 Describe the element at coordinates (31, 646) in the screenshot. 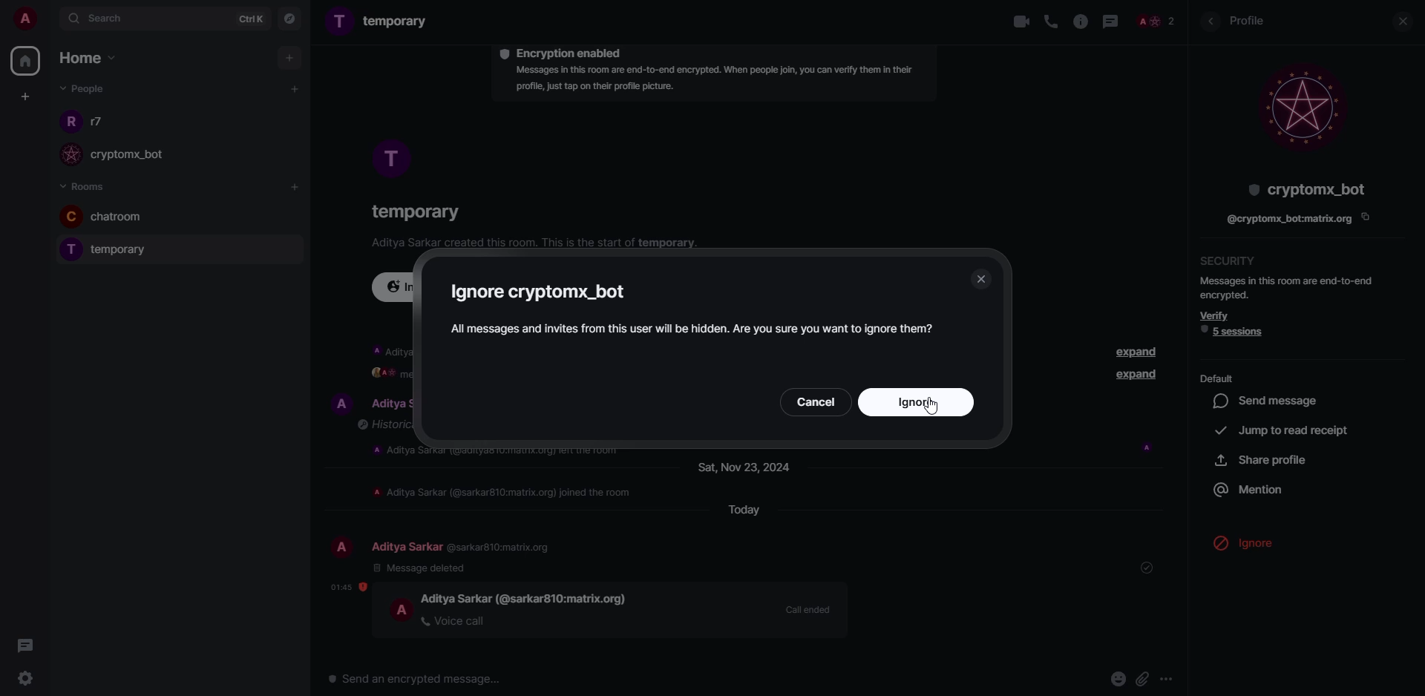

I see `threads` at that location.